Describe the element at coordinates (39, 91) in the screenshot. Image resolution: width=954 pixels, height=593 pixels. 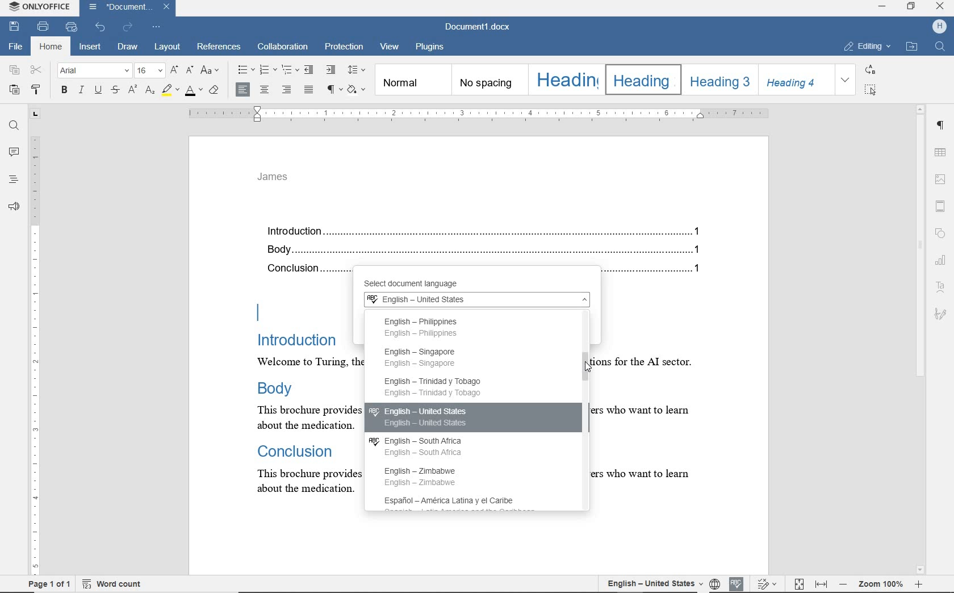
I see `copy style` at that location.